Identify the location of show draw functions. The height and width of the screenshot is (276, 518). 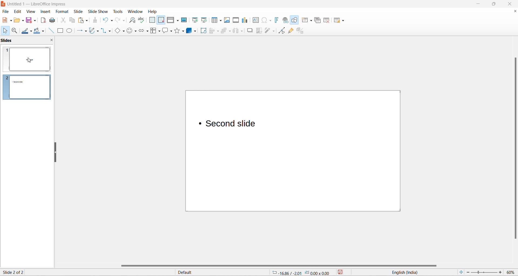
(294, 20).